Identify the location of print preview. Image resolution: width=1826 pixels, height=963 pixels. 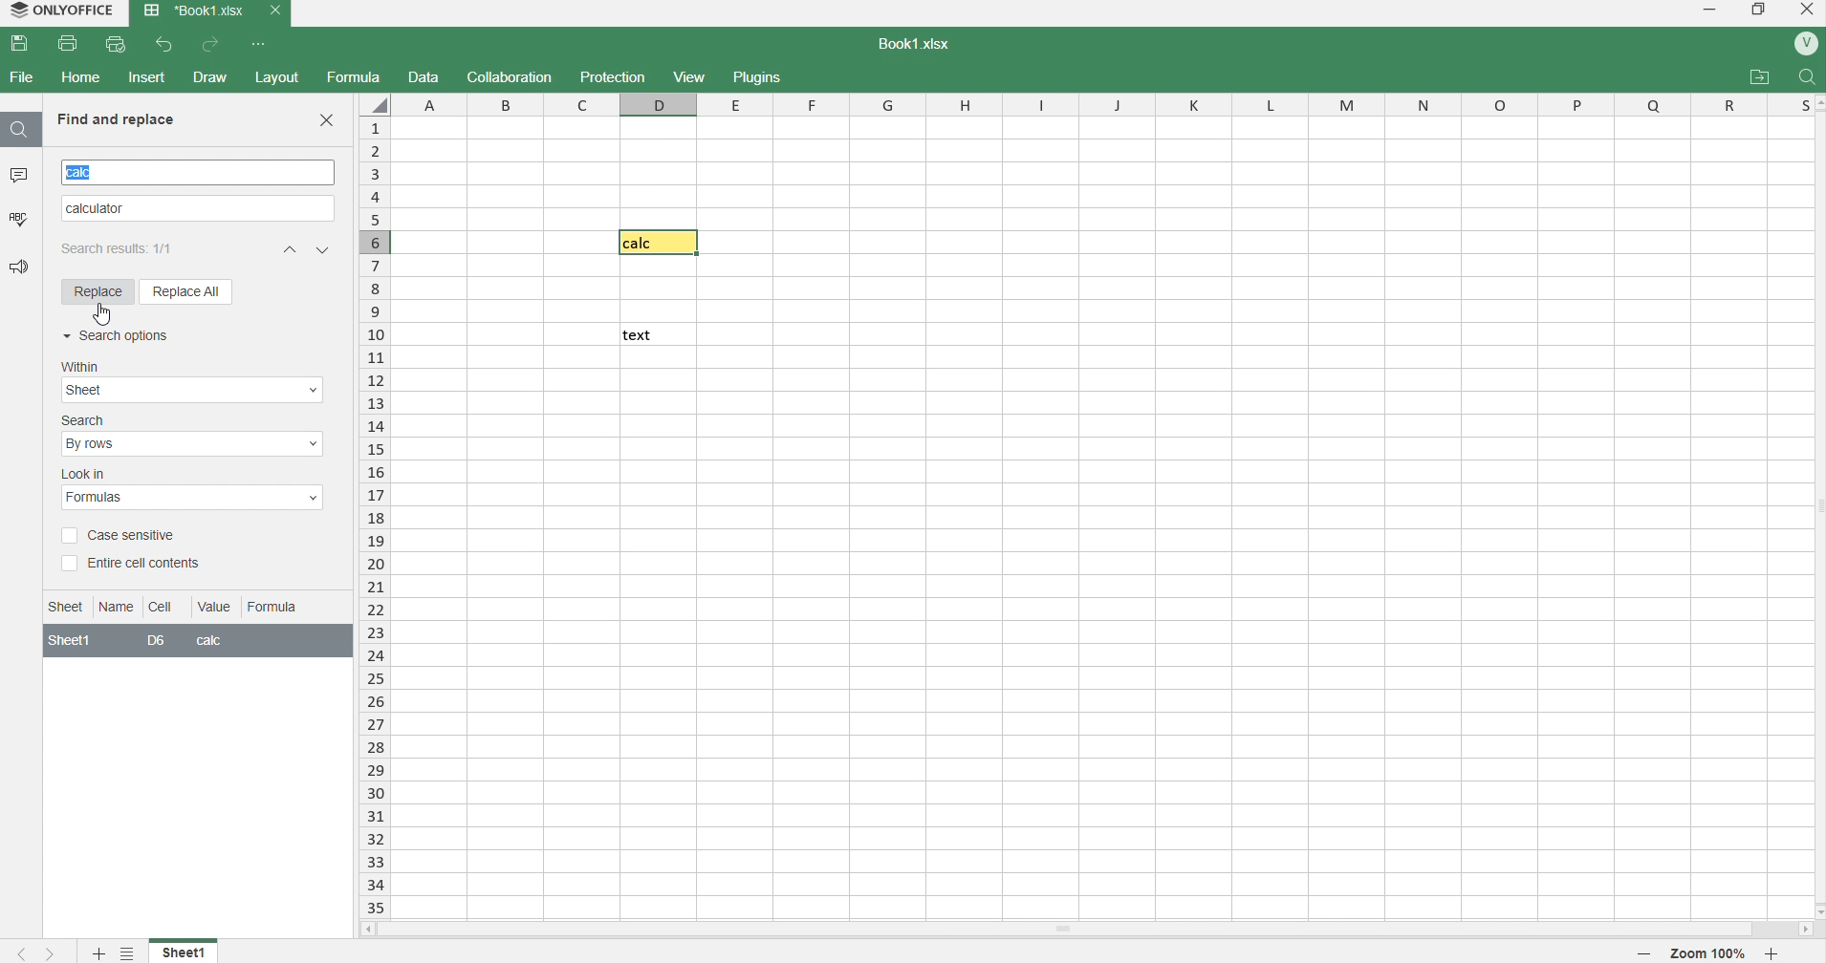
(119, 46).